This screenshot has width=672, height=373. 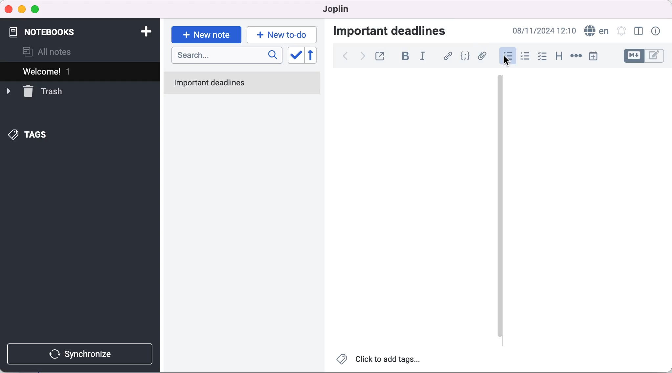 What do you see at coordinates (545, 31) in the screenshot?
I see `time and date` at bounding box center [545, 31].